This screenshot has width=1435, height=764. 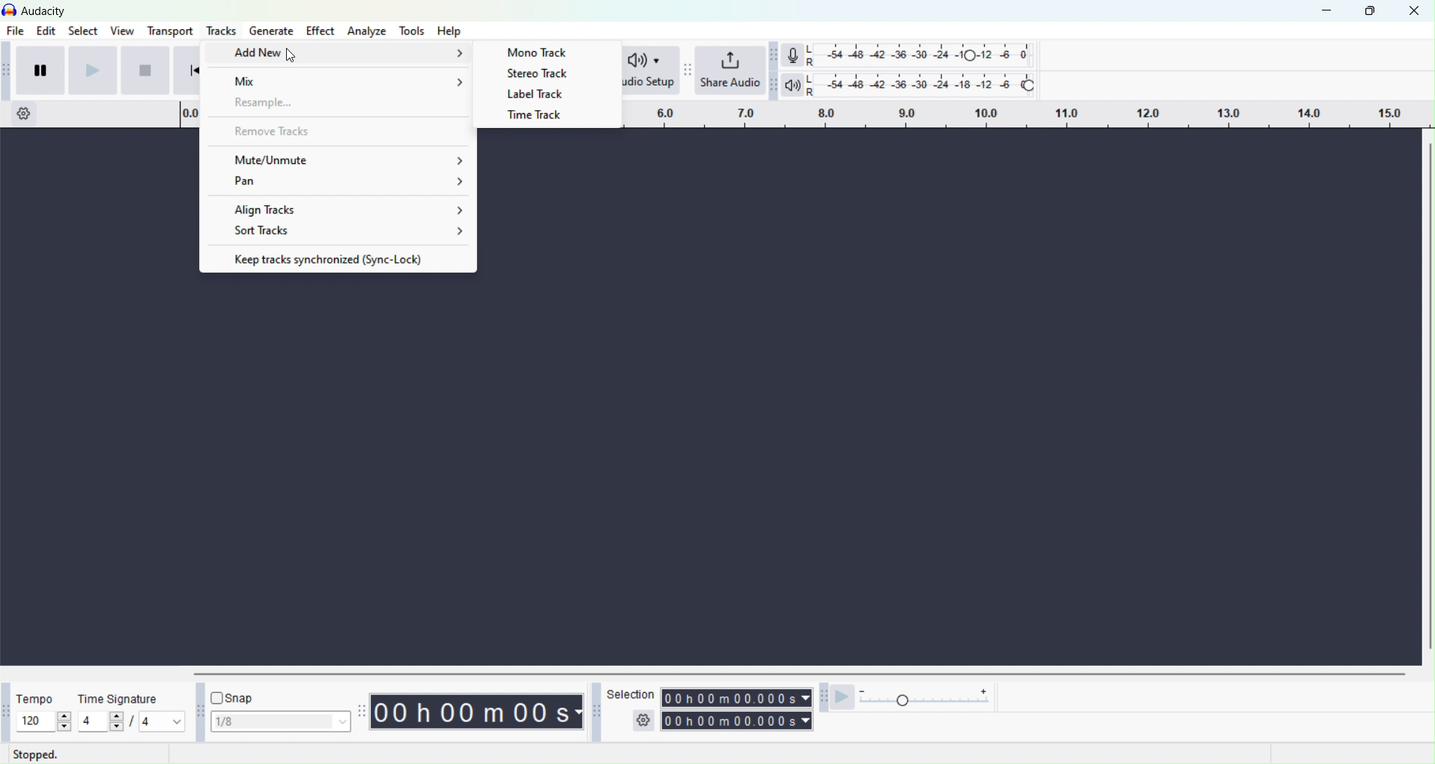 I want to click on View, so click(x=122, y=31).